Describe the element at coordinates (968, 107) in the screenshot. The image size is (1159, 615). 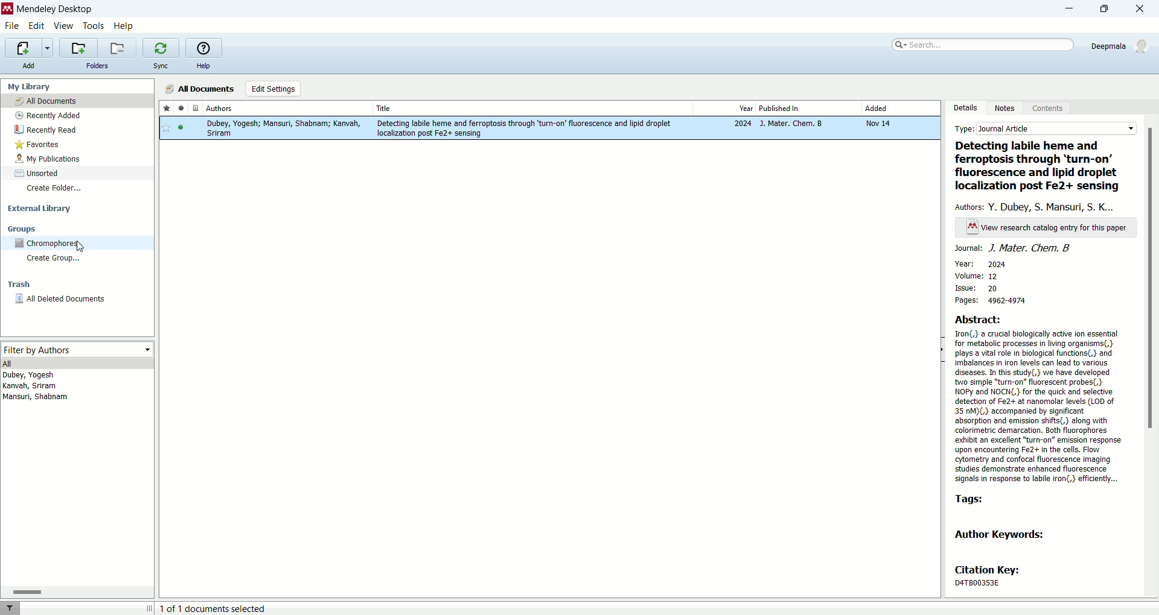
I see `details` at that location.